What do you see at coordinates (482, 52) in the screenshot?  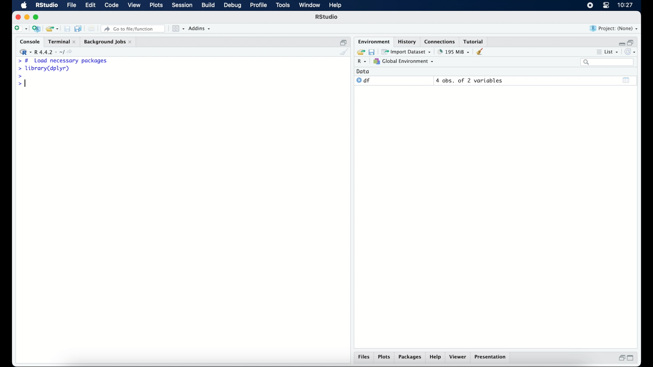 I see `clear workspace` at bounding box center [482, 52].